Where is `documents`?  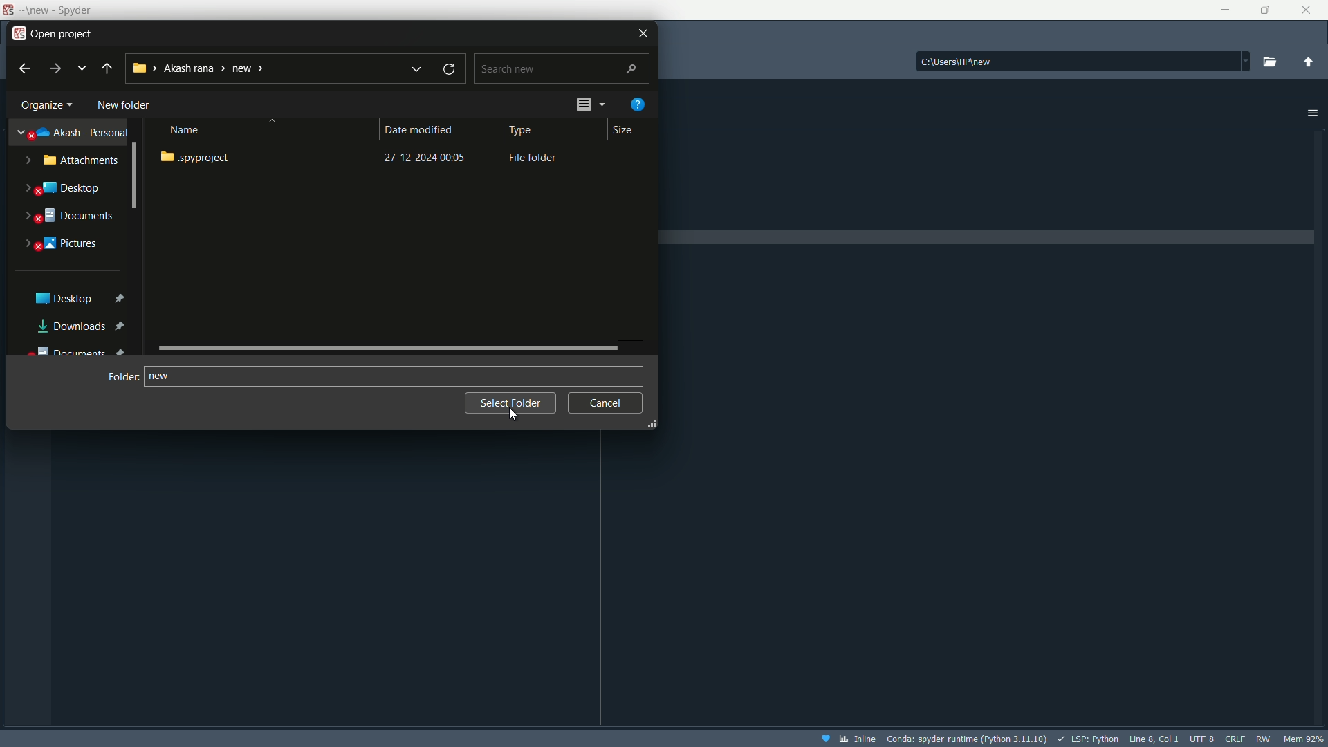
documents is located at coordinates (70, 218).